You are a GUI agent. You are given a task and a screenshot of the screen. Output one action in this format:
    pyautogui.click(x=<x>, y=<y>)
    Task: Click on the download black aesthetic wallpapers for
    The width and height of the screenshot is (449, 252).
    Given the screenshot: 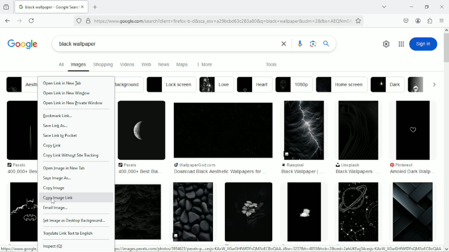 What is the action you would take?
    pyautogui.click(x=218, y=172)
    